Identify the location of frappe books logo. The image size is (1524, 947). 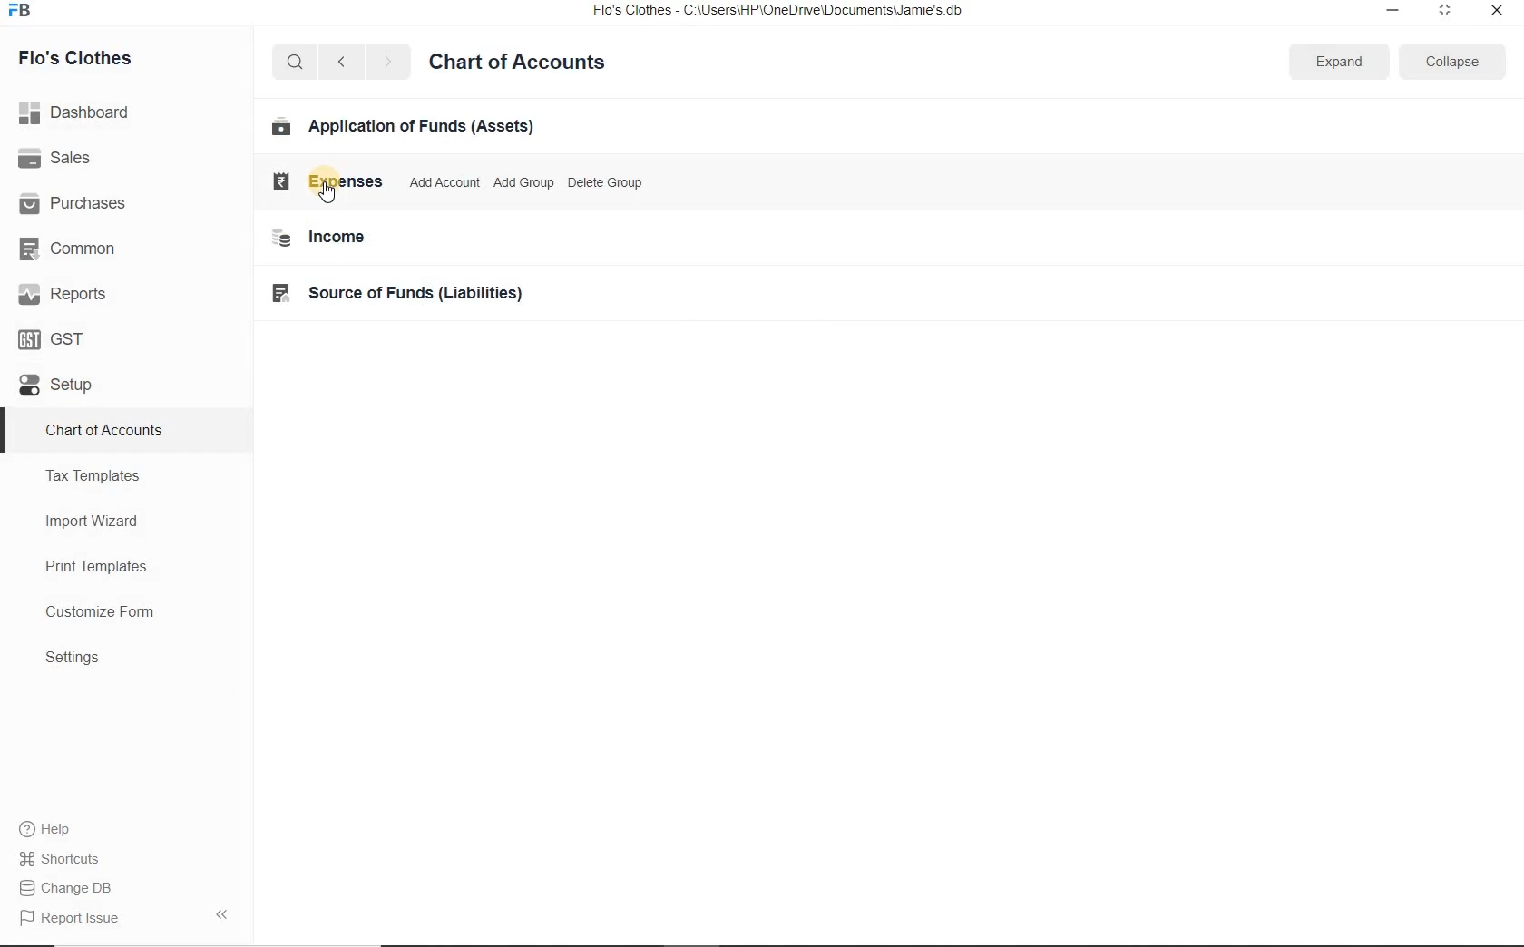
(24, 12).